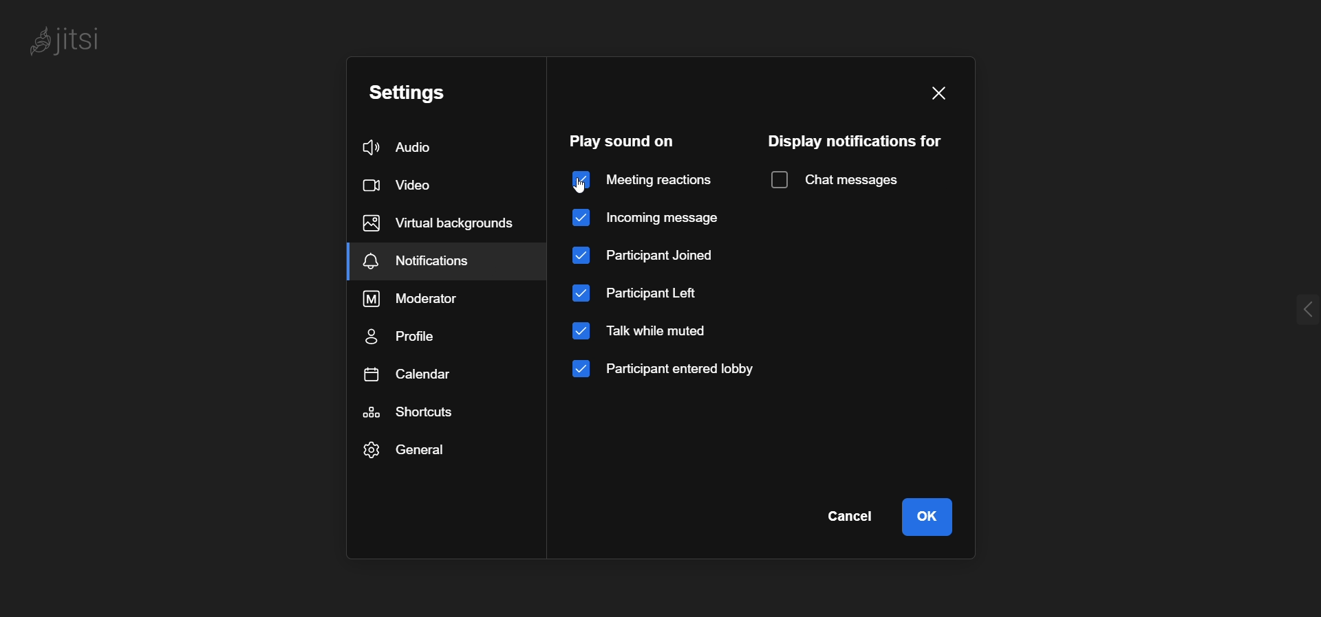 The image size is (1321, 617). What do you see at coordinates (932, 514) in the screenshot?
I see `ok` at bounding box center [932, 514].